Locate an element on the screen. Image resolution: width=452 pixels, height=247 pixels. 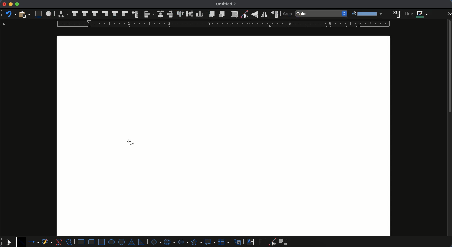
rotate is located at coordinates (234, 14).